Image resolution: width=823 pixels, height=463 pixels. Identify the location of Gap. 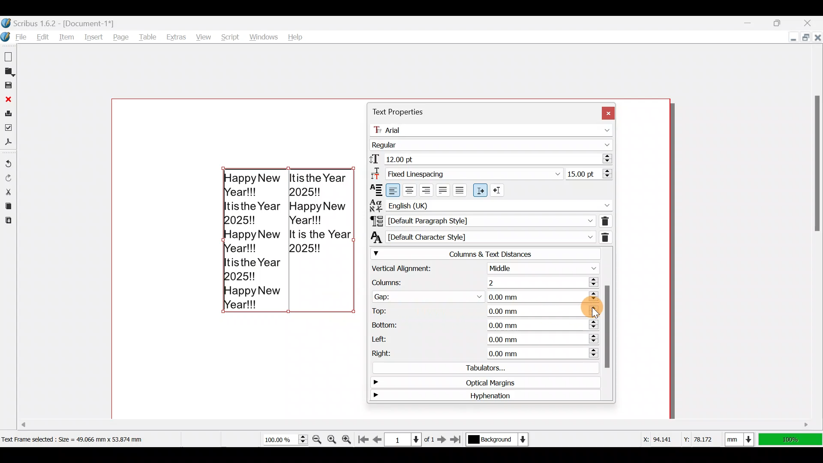
(485, 295).